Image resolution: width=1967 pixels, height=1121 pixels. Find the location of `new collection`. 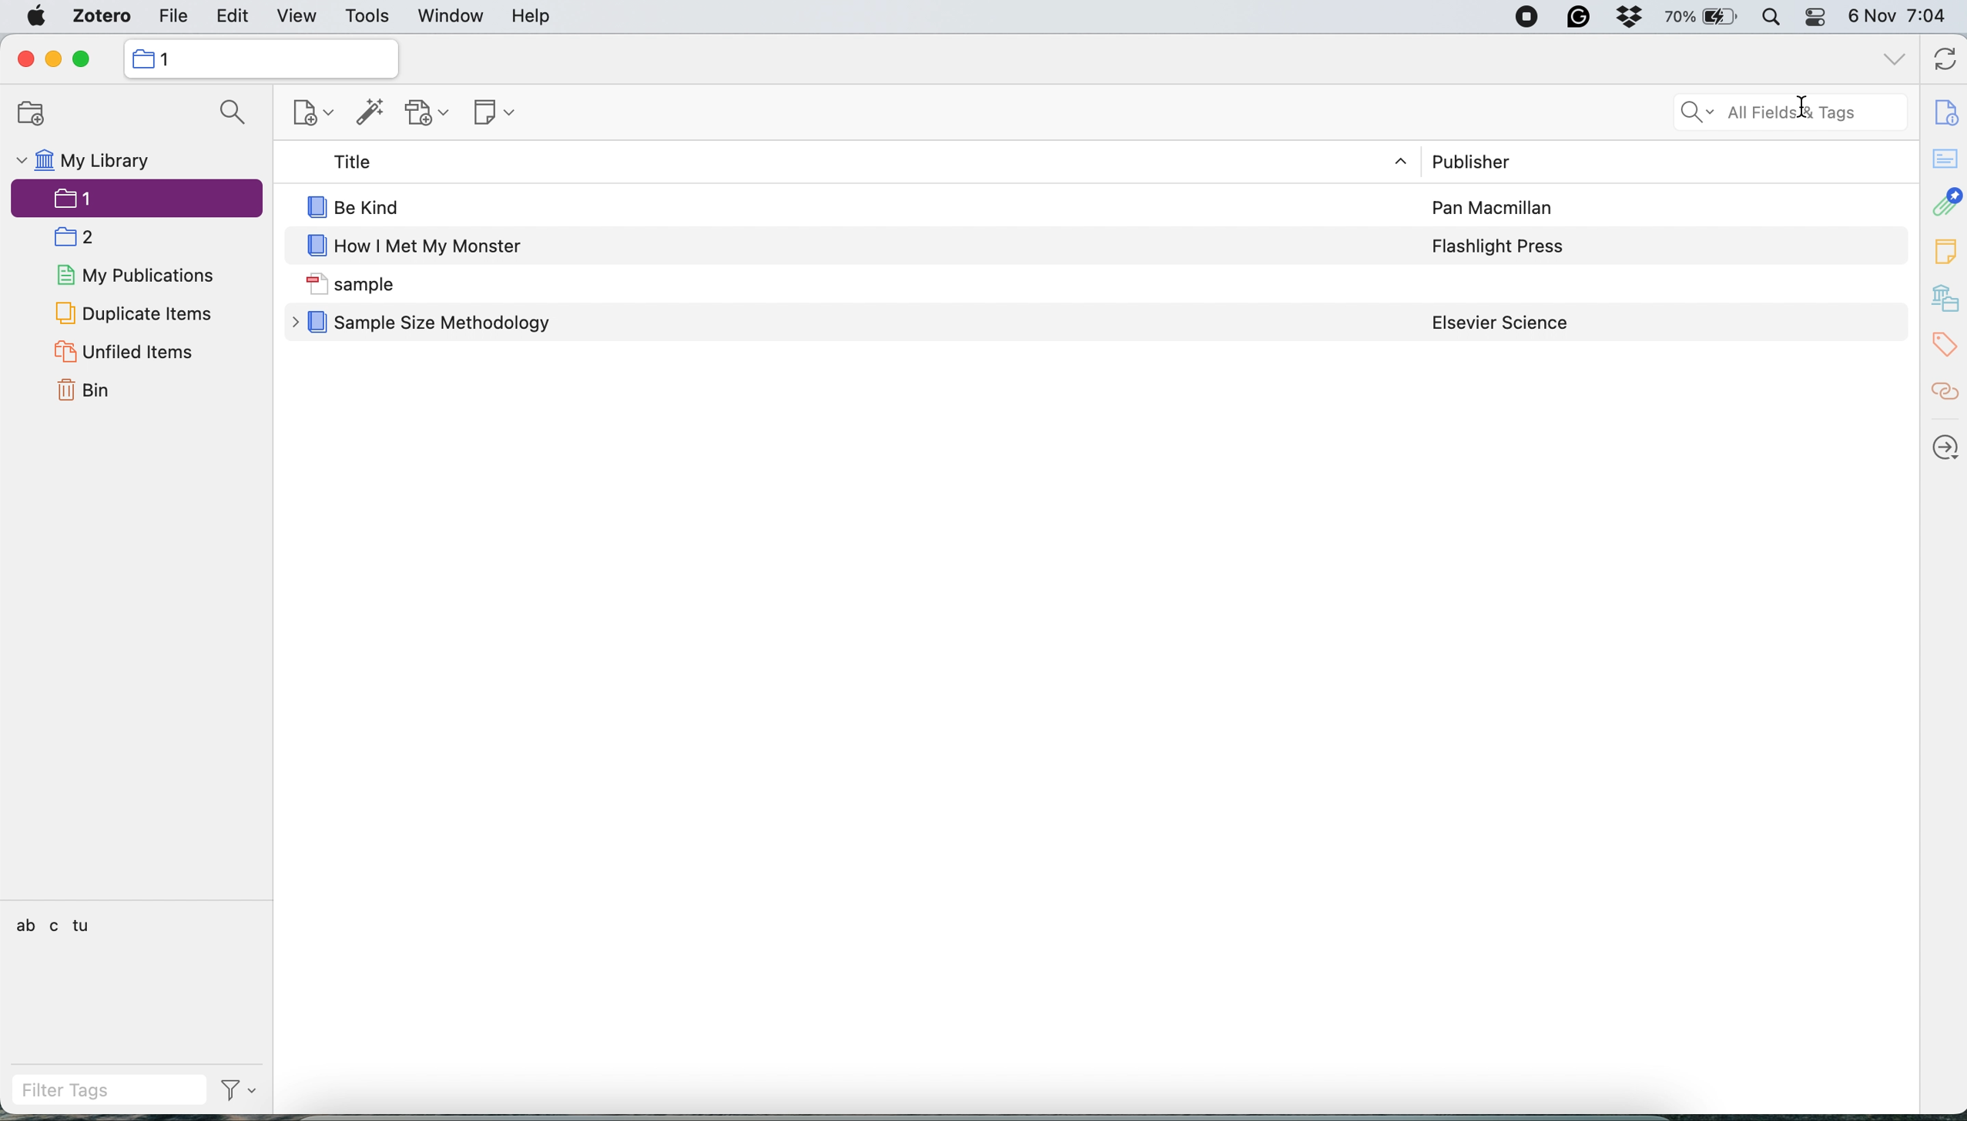

new collection is located at coordinates (37, 111).